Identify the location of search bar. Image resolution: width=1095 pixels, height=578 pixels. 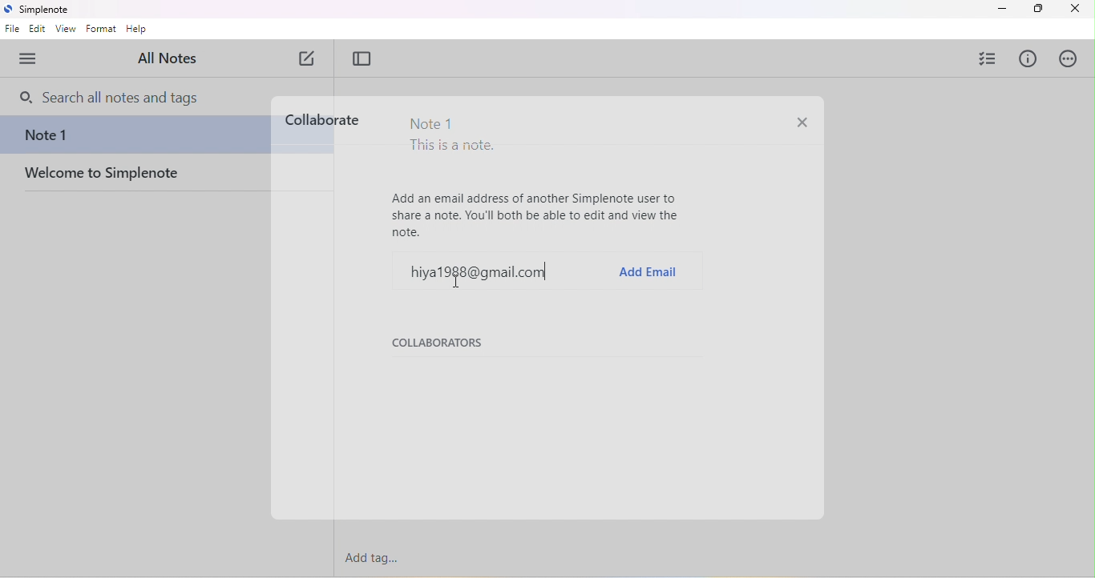
(119, 98).